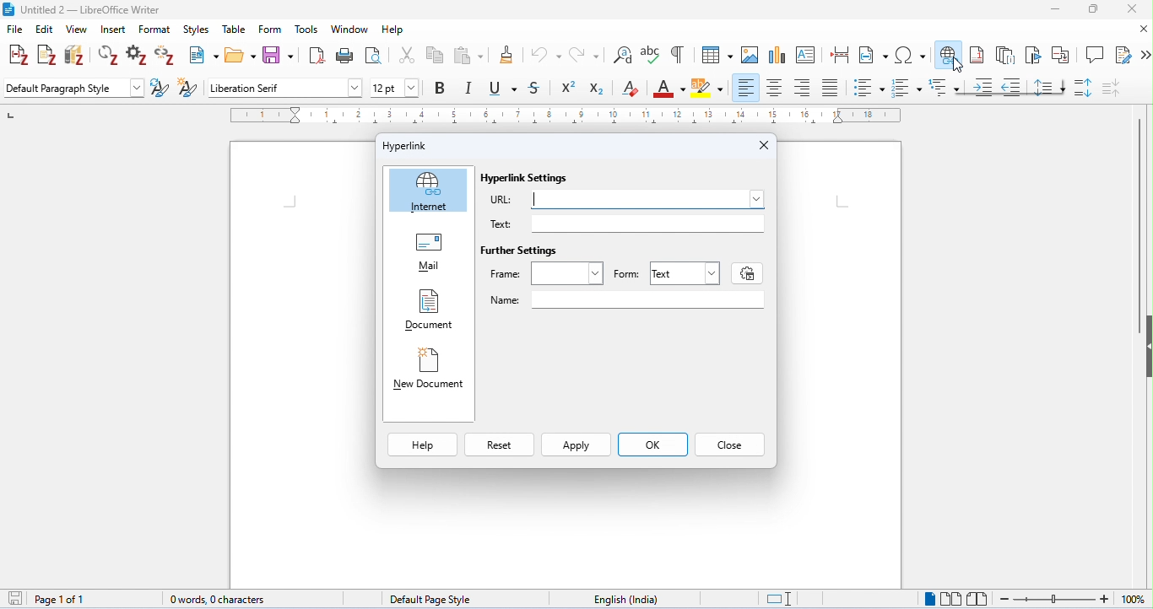  What do you see at coordinates (978, 599) in the screenshot?
I see `book view` at bounding box center [978, 599].